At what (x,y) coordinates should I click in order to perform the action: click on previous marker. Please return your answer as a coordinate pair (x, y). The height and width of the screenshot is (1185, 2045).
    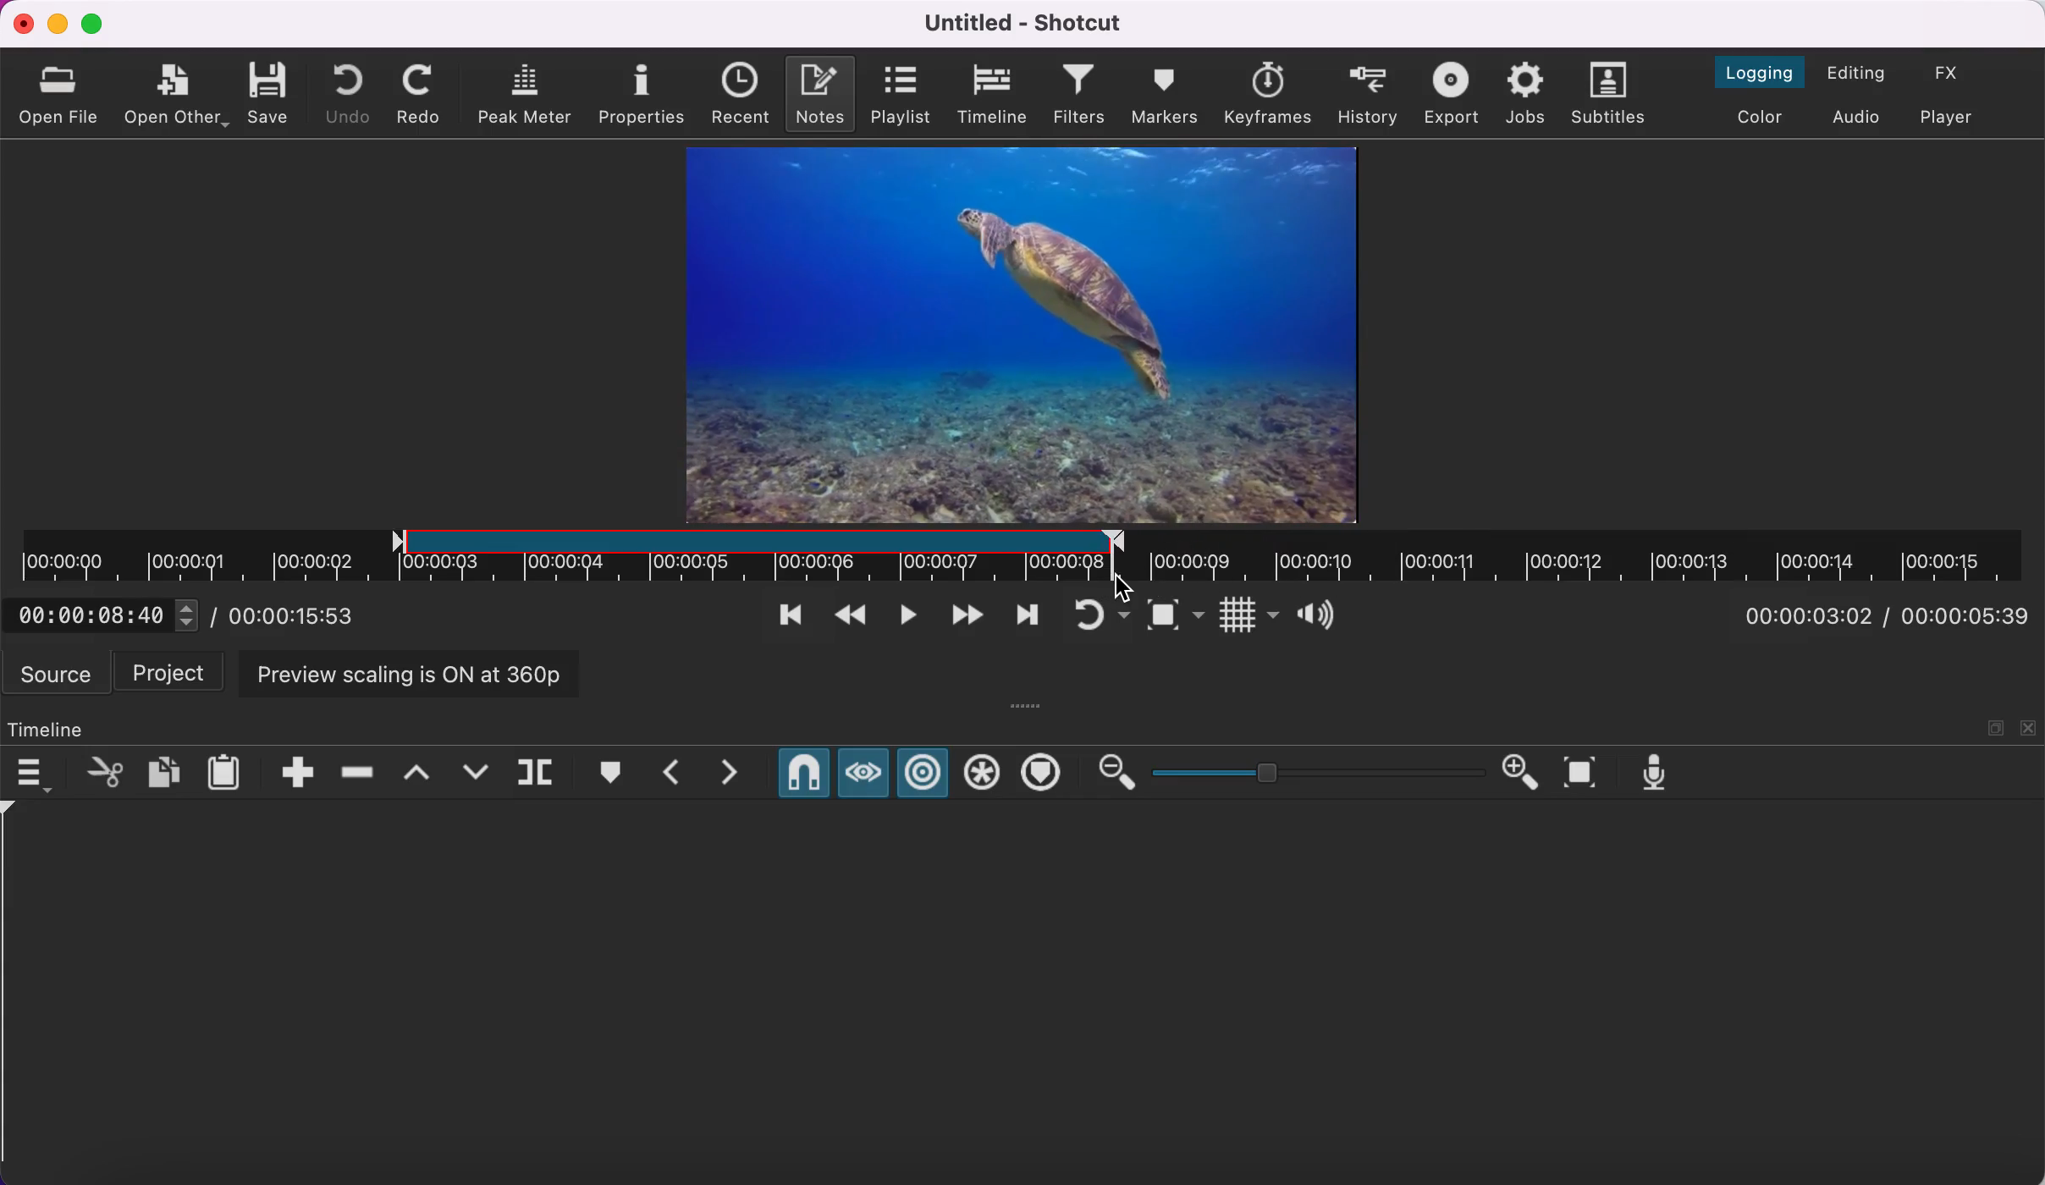
    Looking at the image, I should click on (671, 772).